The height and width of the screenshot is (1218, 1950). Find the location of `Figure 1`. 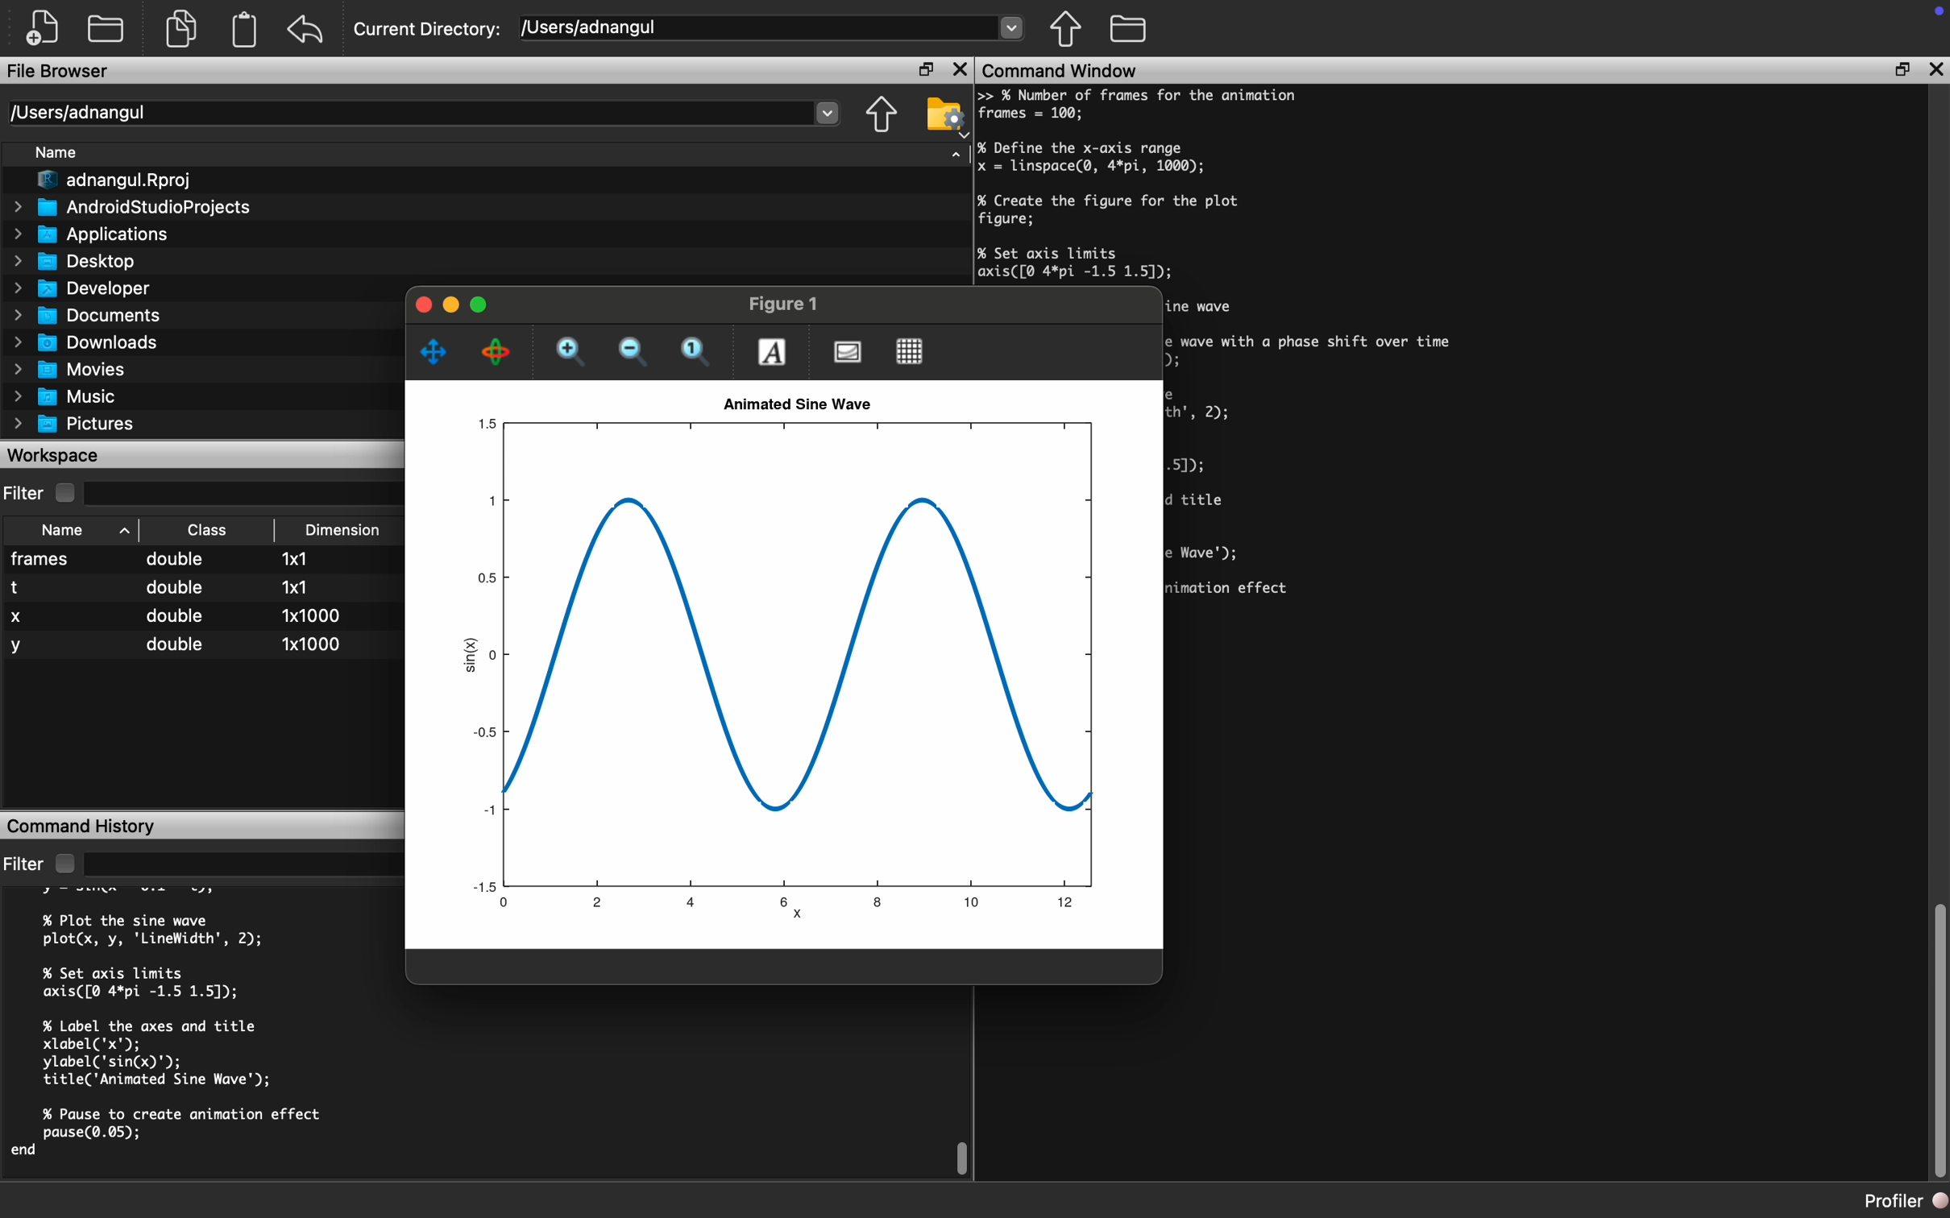

Figure 1 is located at coordinates (788, 306).